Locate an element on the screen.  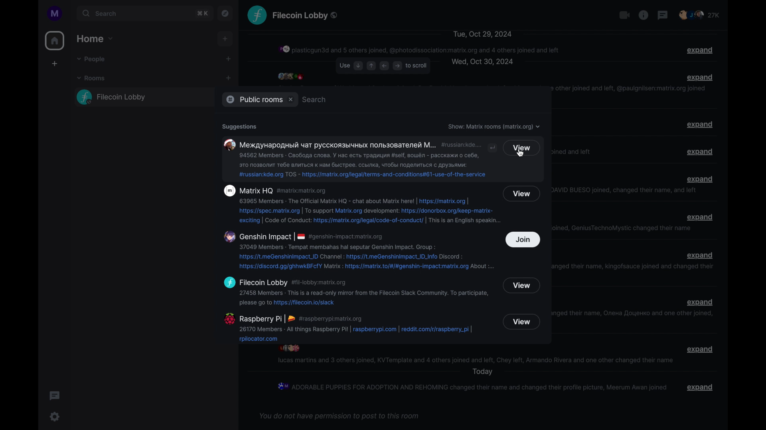
join is located at coordinates (523, 240).